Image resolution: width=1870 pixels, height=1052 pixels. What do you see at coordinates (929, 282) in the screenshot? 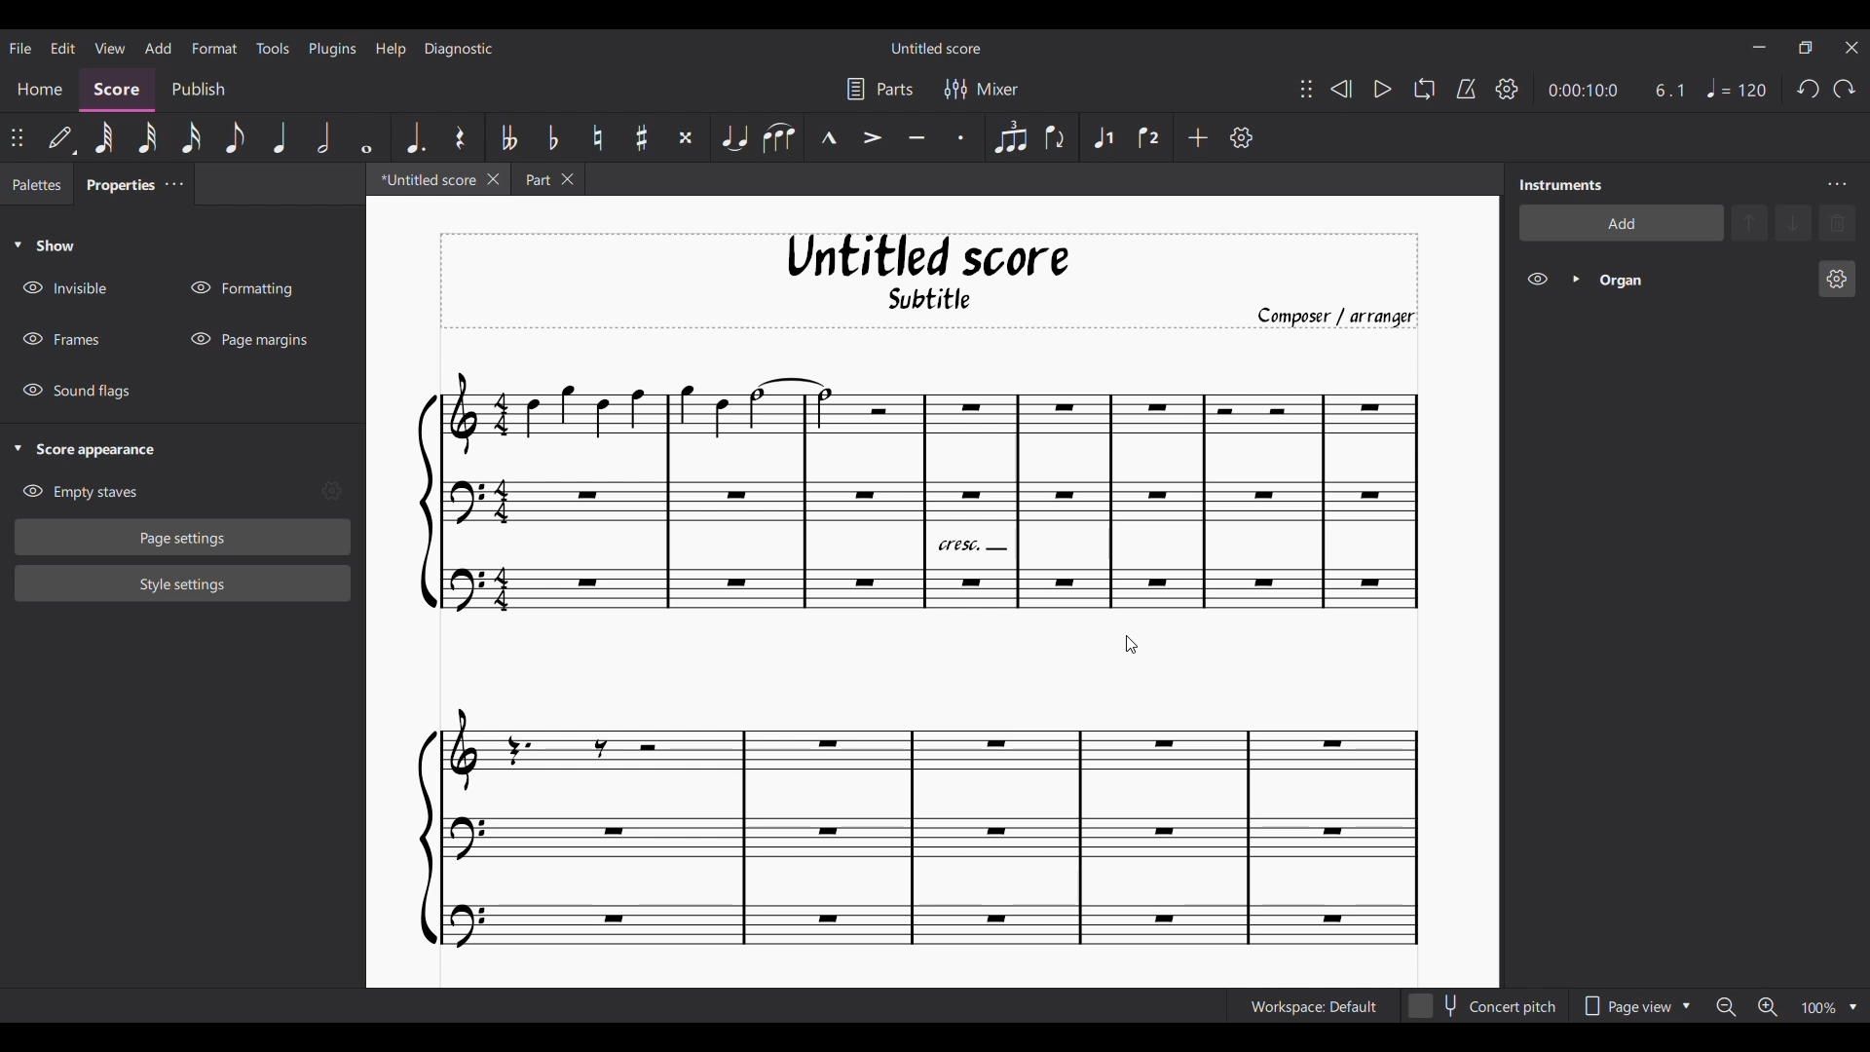
I see `Score title, sub-title, and composer name` at bounding box center [929, 282].